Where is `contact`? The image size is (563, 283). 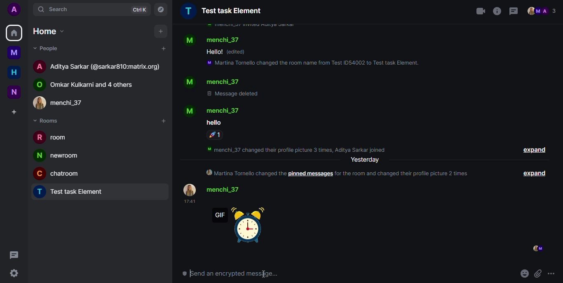
contact is located at coordinates (66, 102).